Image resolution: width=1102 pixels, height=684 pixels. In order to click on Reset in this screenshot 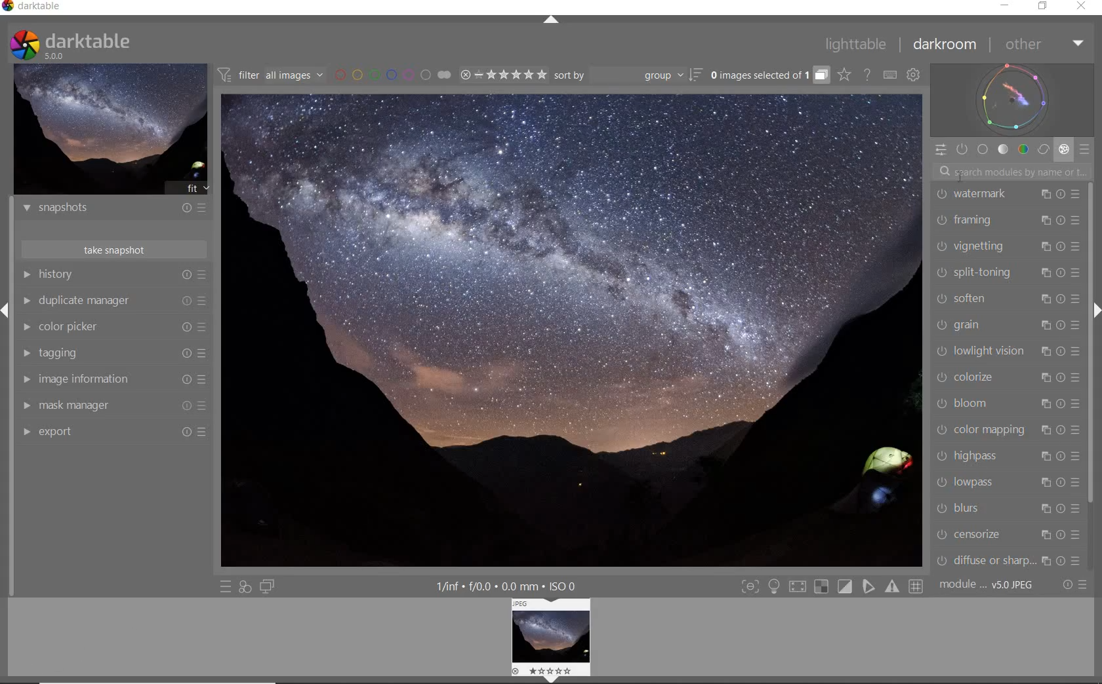, I will do `click(184, 353)`.